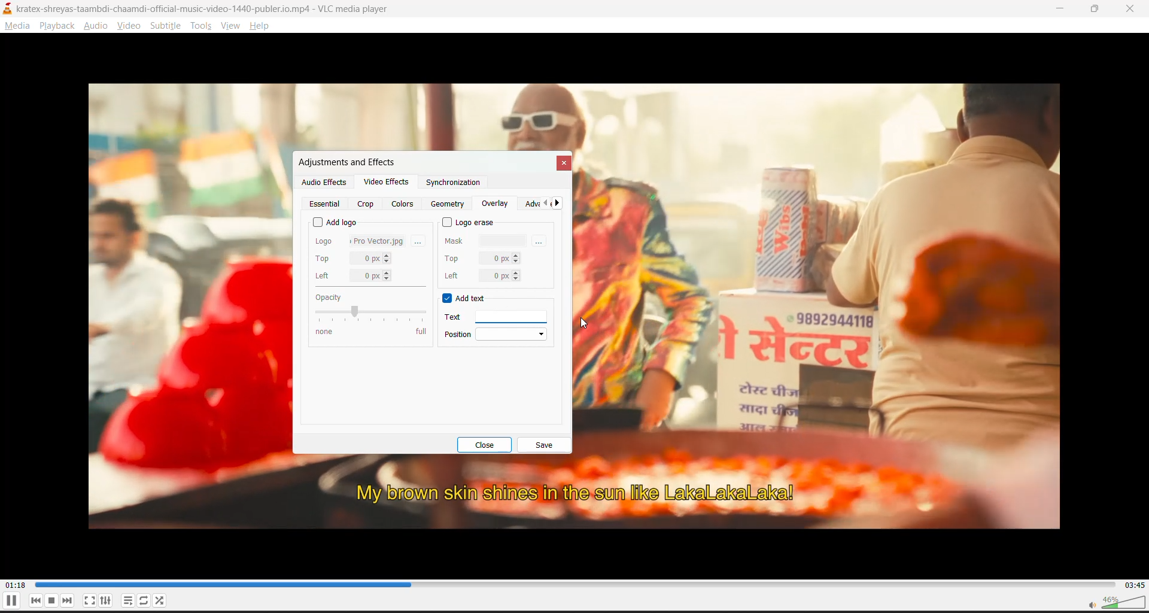  Describe the element at coordinates (490, 317) in the screenshot. I see `text` at that location.